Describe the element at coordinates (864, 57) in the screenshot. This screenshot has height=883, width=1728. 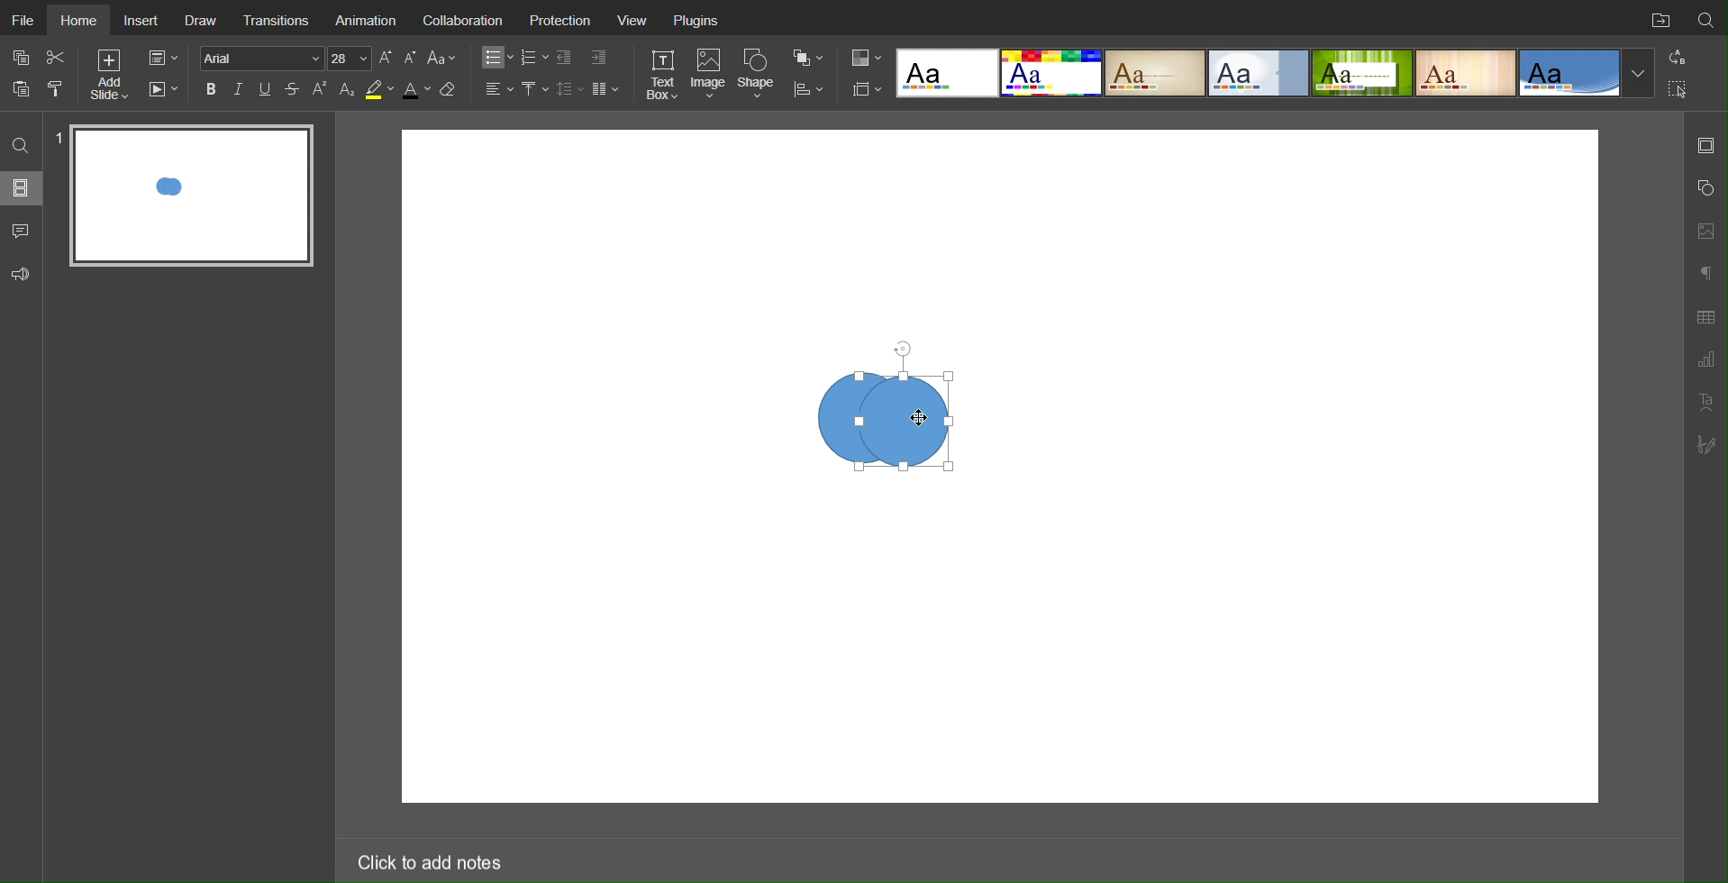
I see `Colors` at that location.